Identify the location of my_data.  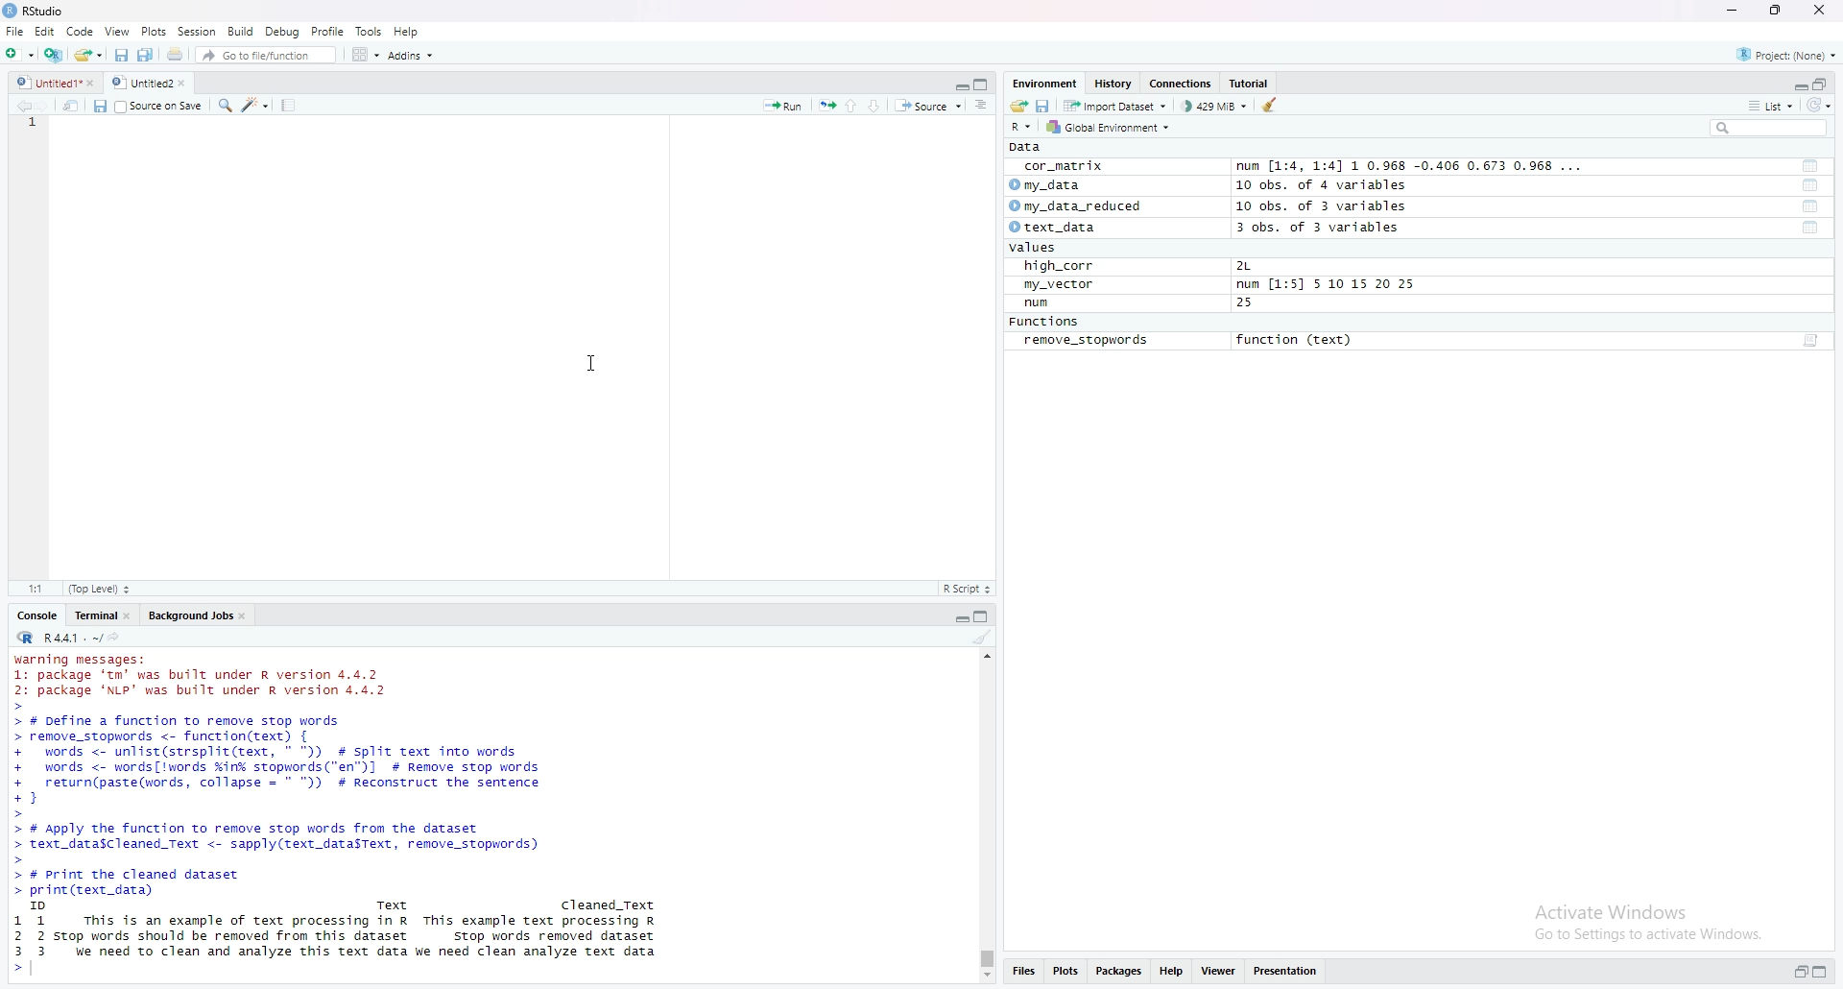
(1046, 185).